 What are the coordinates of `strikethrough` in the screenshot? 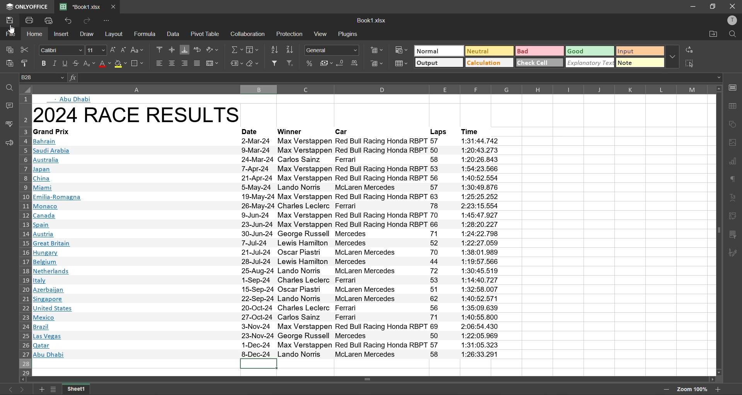 It's located at (77, 63).